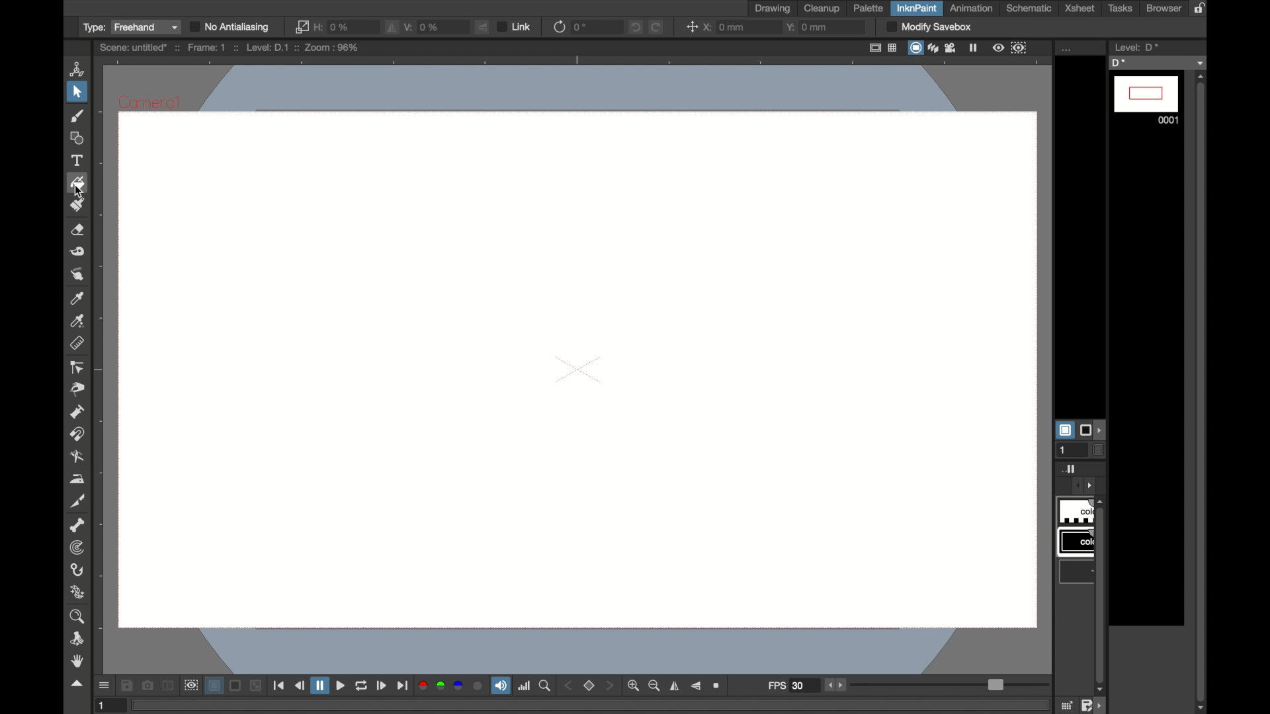 This screenshot has height=714, width=1270. I want to click on save, so click(128, 686).